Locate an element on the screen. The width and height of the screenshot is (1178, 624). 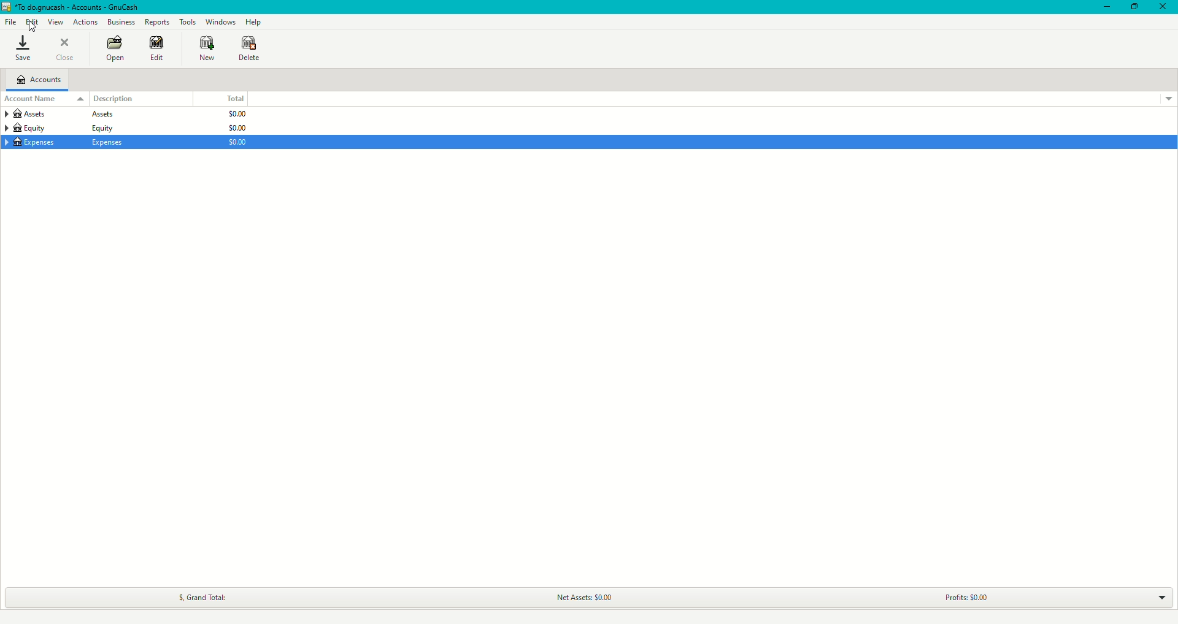
Business is located at coordinates (121, 21).